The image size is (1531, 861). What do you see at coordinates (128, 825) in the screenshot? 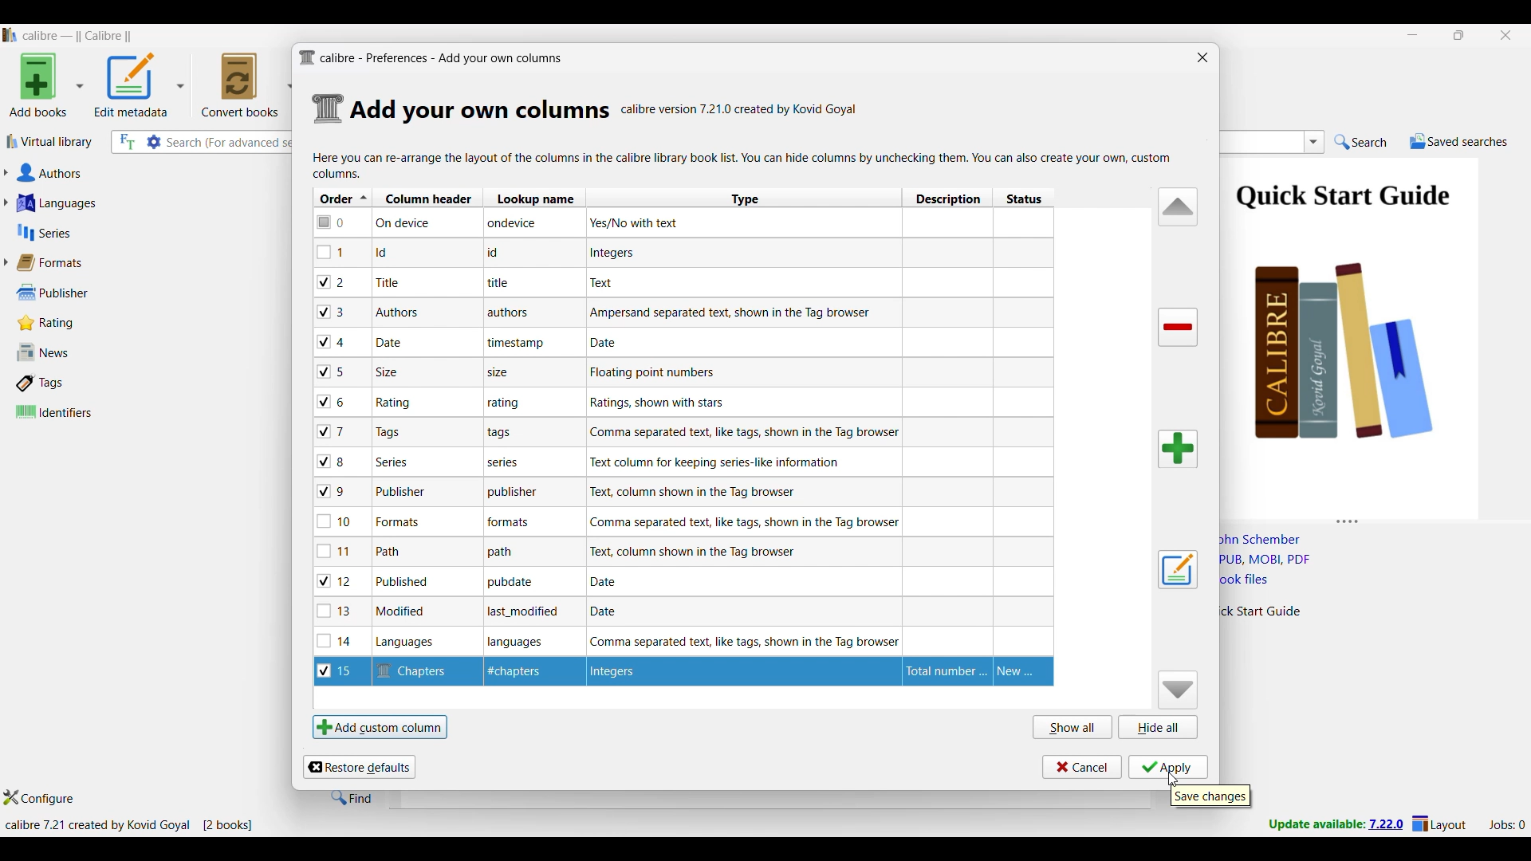
I see `Current details of software` at bounding box center [128, 825].